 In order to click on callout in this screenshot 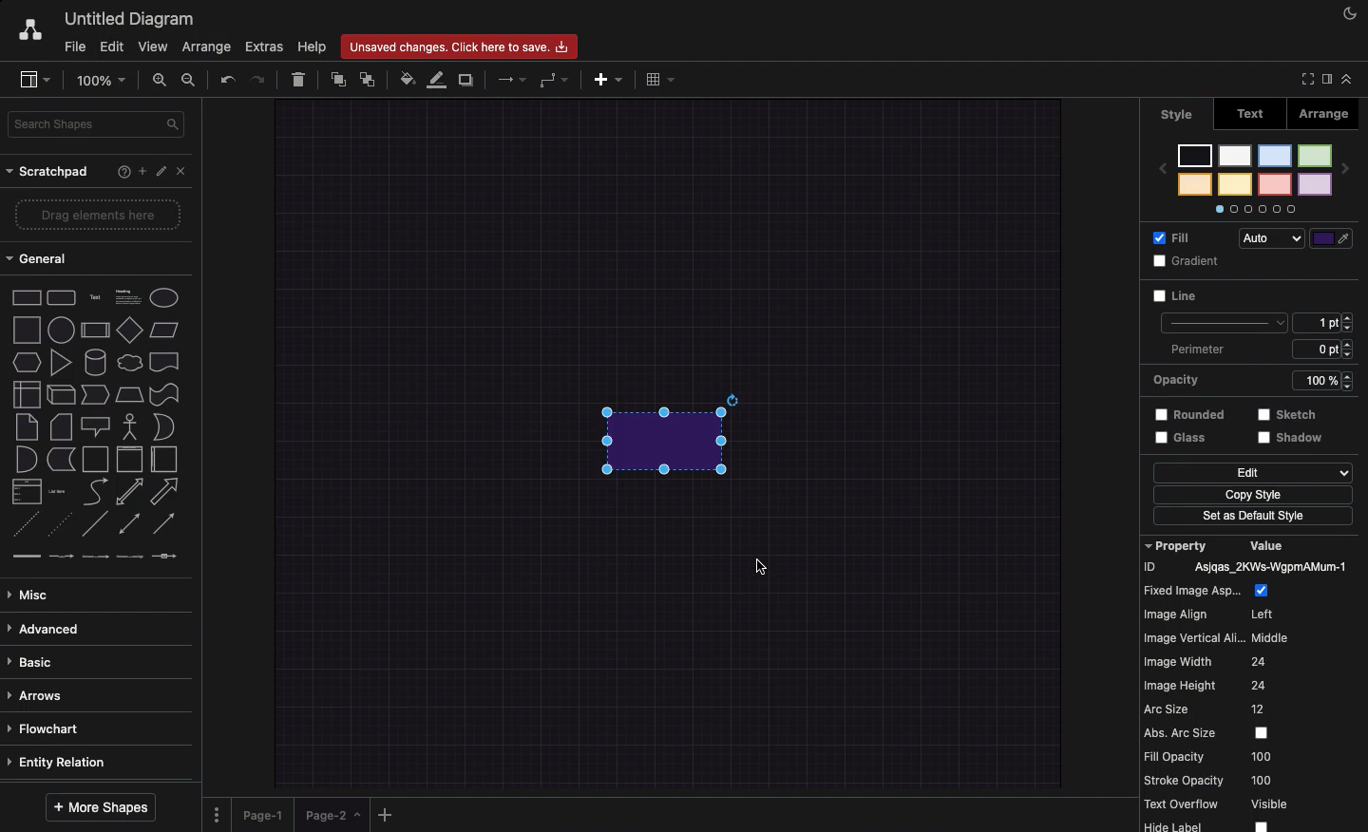, I will do `click(94, 426)`.